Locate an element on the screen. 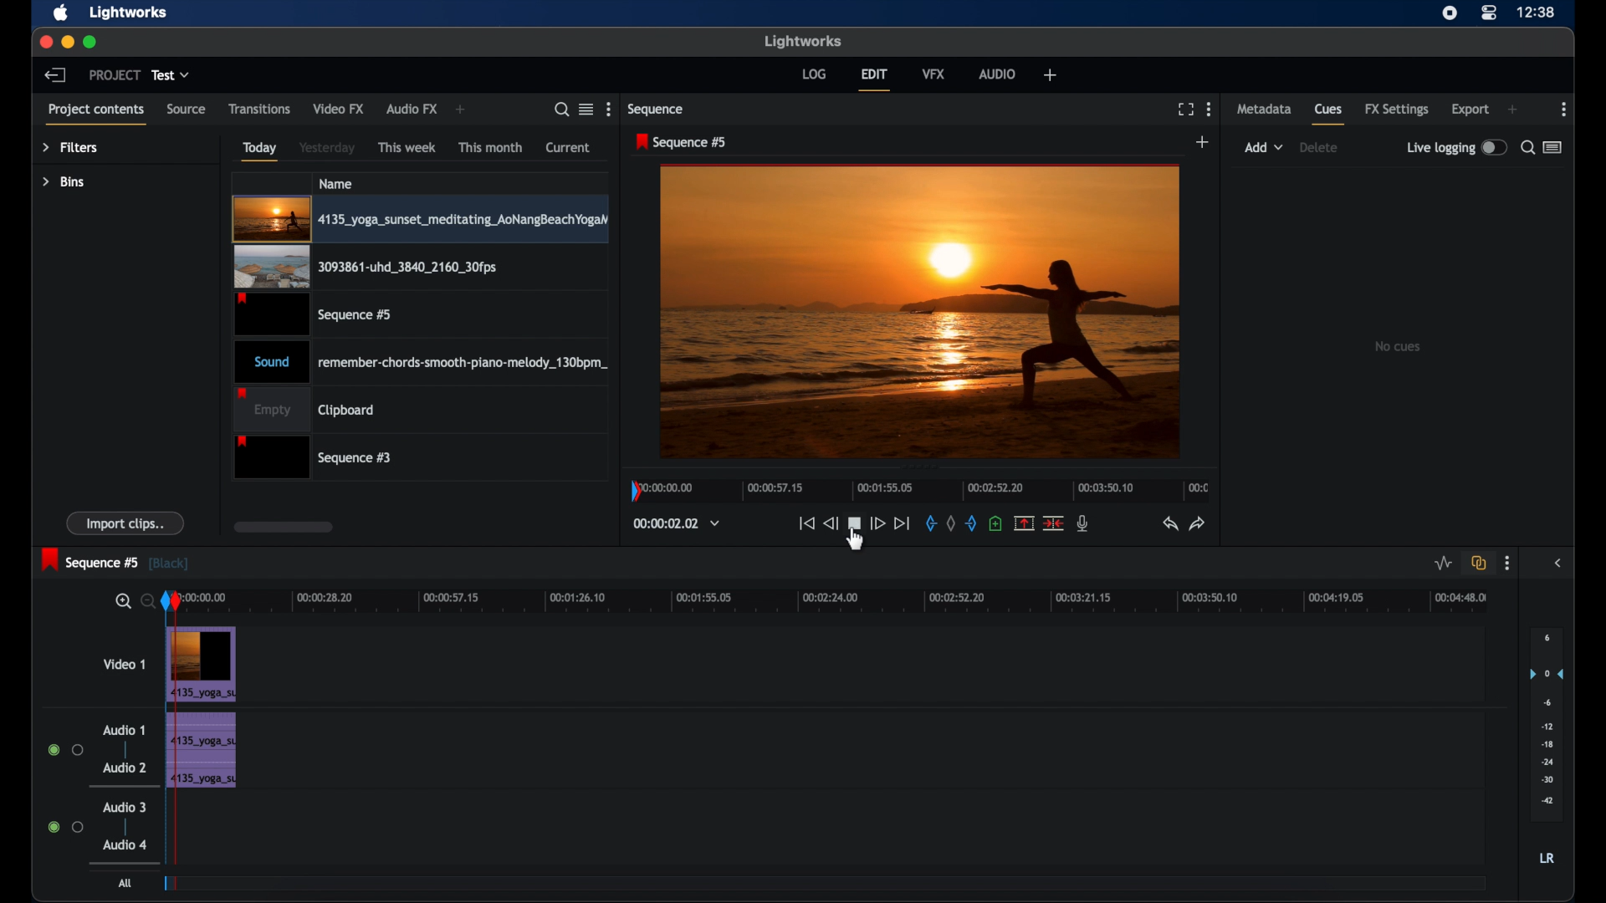 The height and width of the screenshot is (903, 1606). lr is located at coordinates (1547, 858).